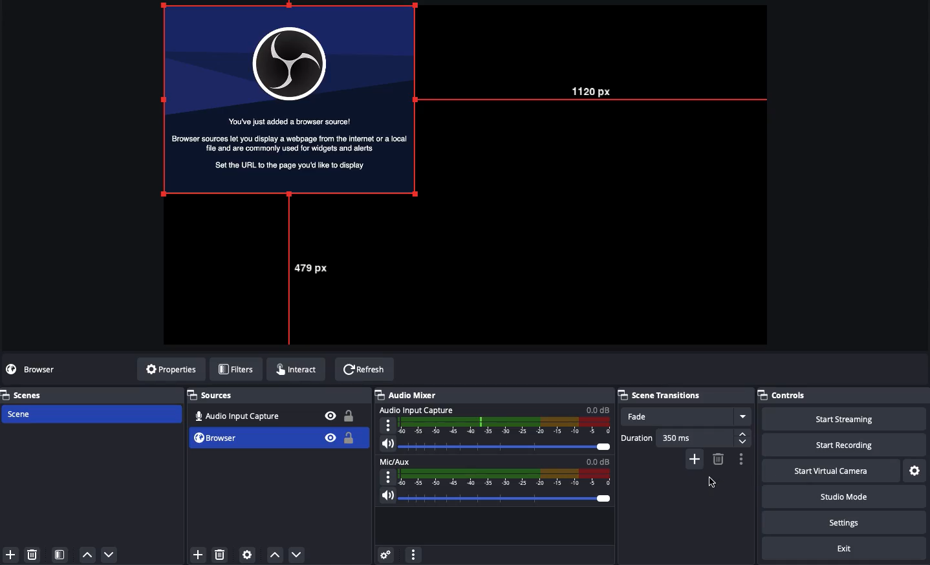  I want to click on Studio, so click(843, 496).